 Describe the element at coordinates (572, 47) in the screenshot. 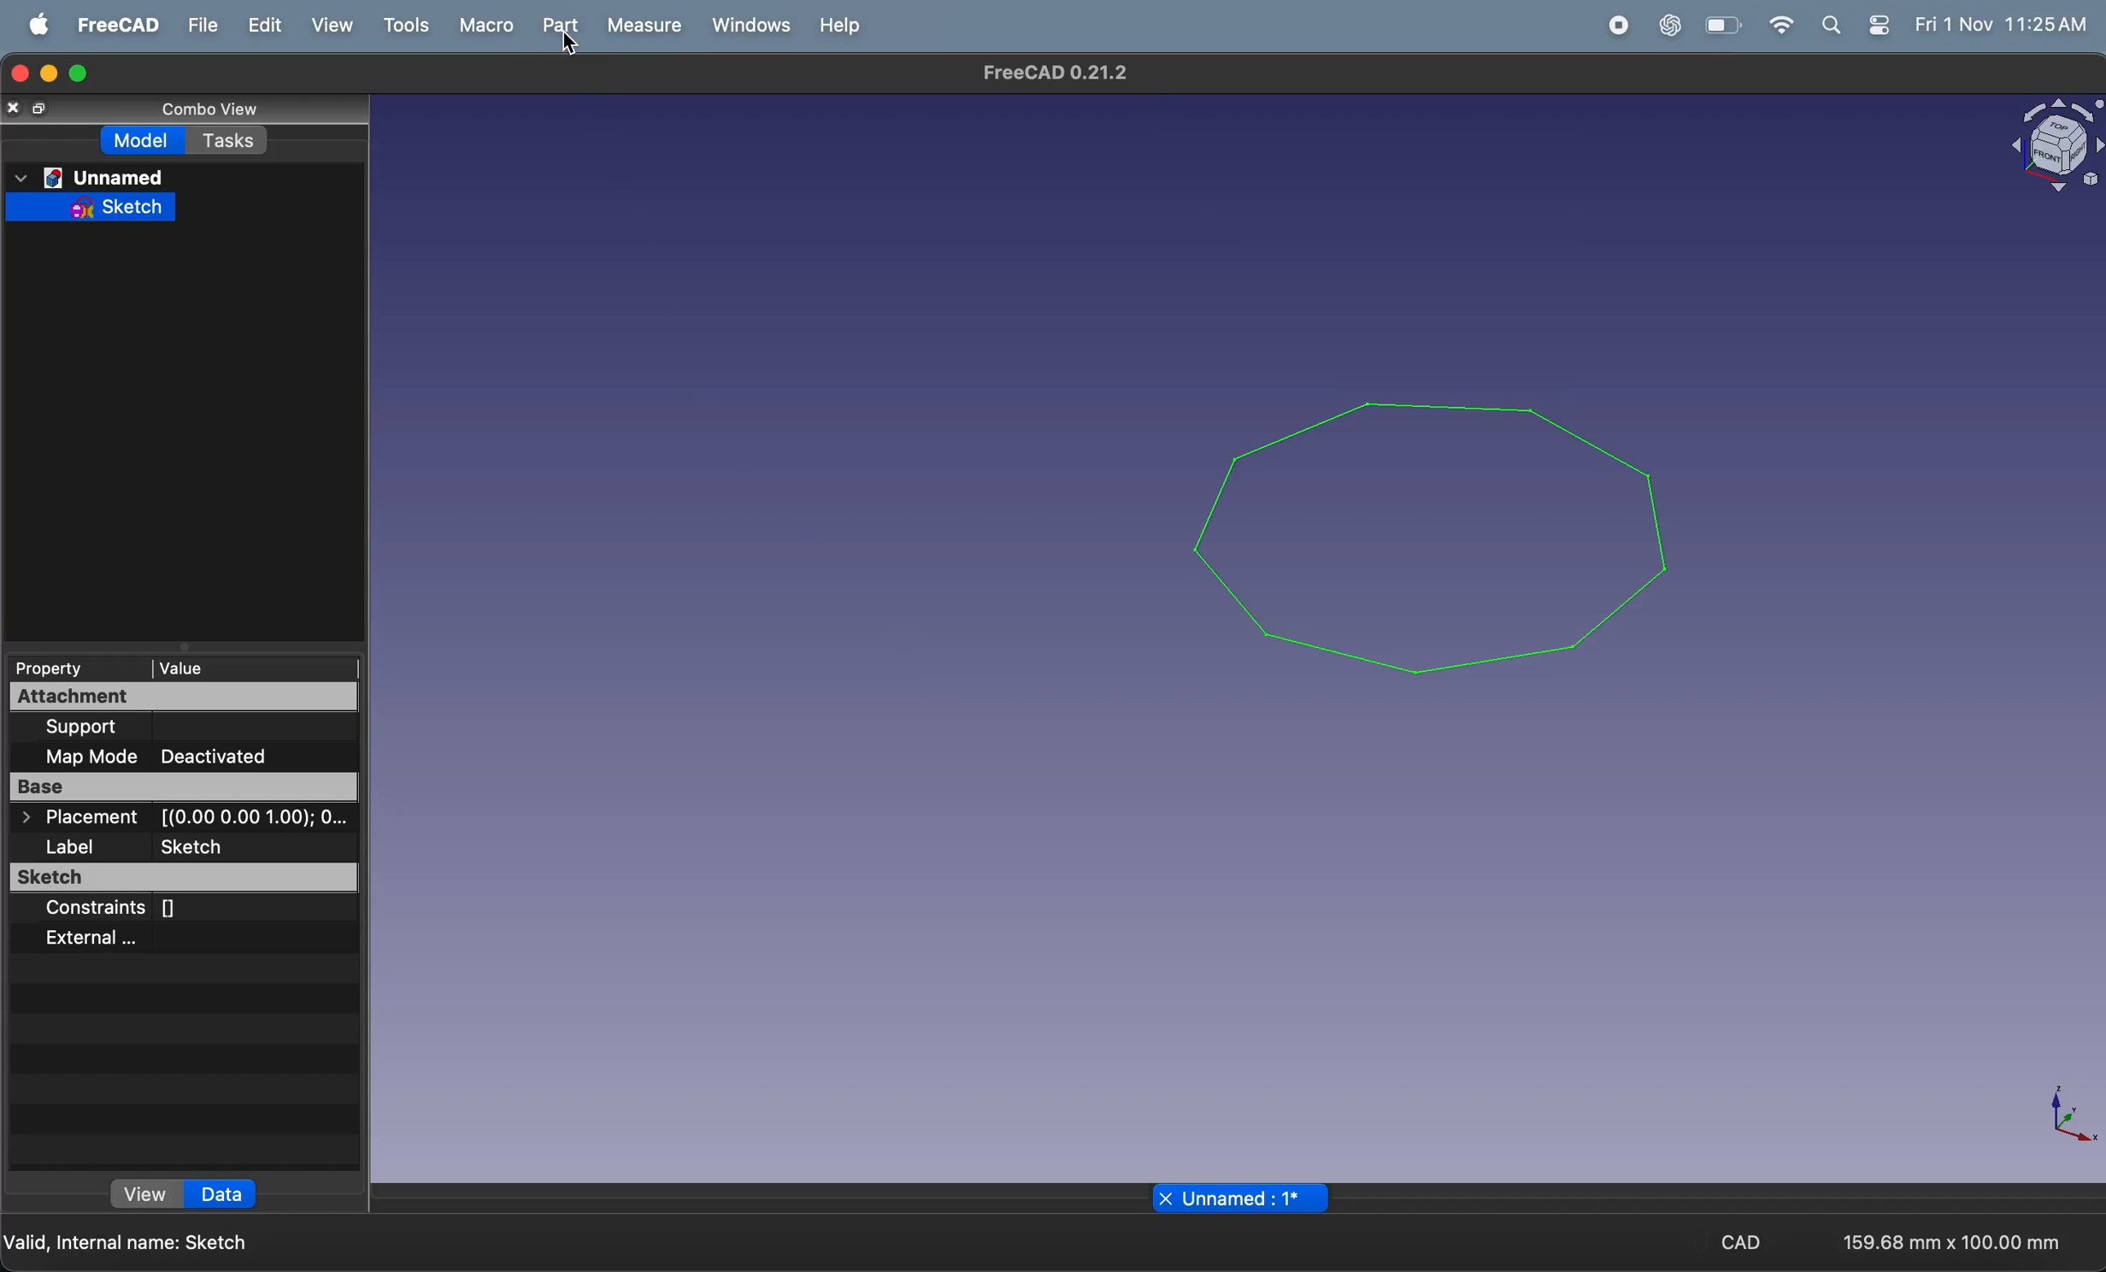

I see `cursor` at that location.